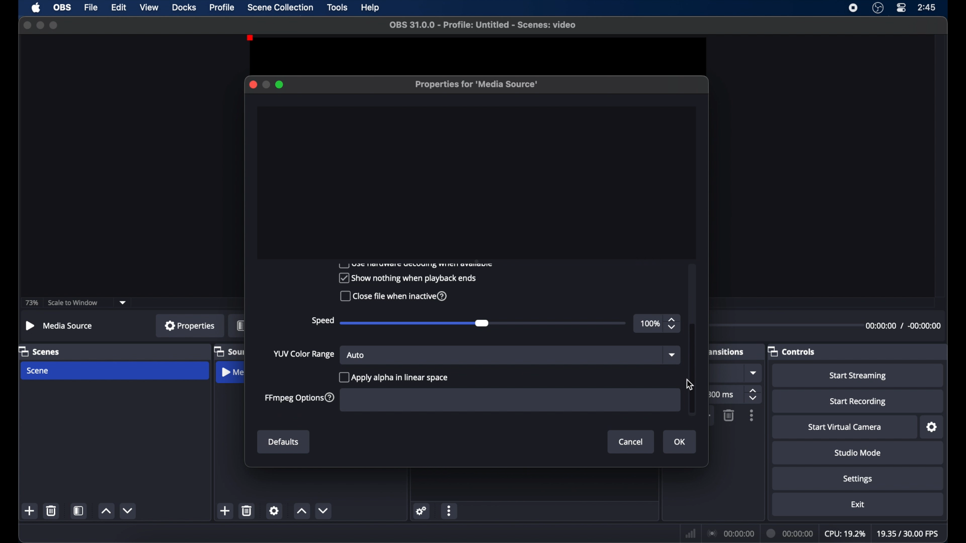  I want to click on properties for media source, so click(477, 85).